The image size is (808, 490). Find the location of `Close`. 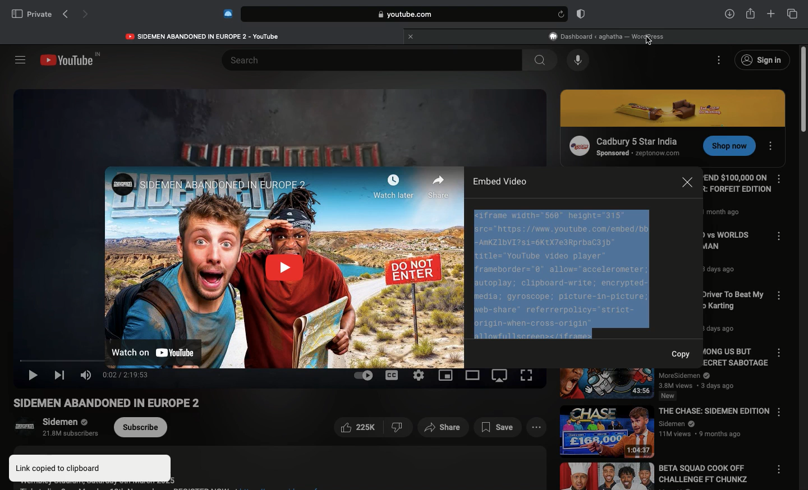

Close is located at coordinates (687, 184).